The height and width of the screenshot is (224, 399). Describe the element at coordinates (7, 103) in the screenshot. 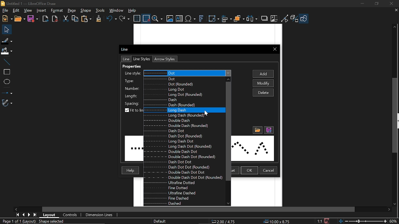

I see `Curves and polygons` at that location.